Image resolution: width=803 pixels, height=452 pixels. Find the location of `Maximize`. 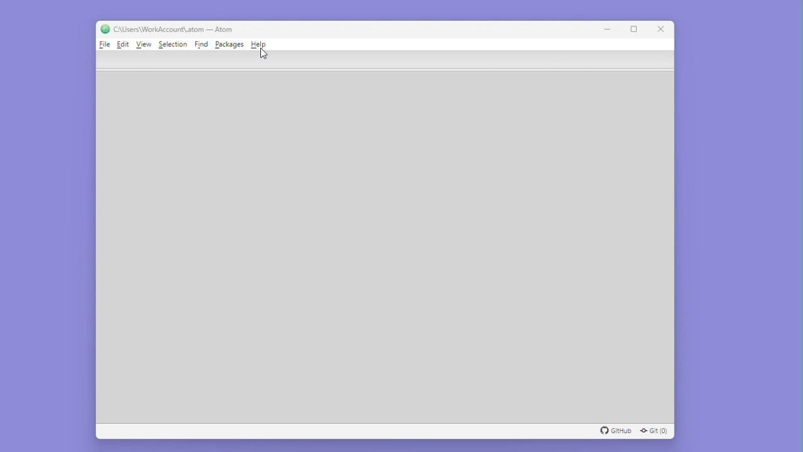

Maximize is located at coordinates (634, 29).